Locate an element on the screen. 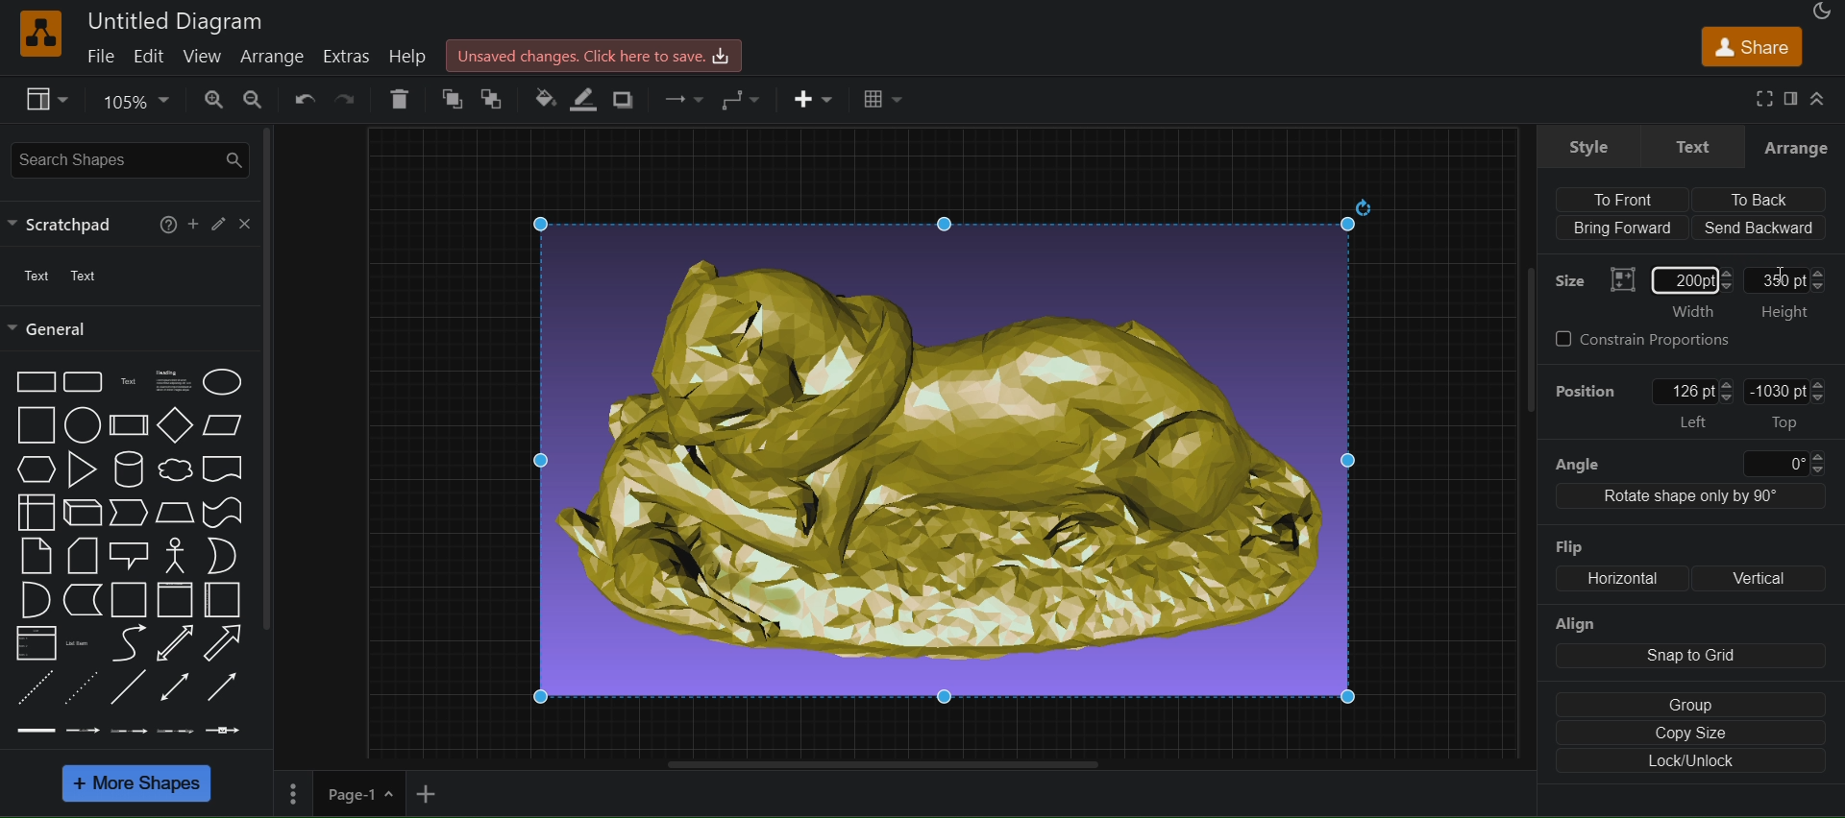  Table is located at coordinates (880, 101).